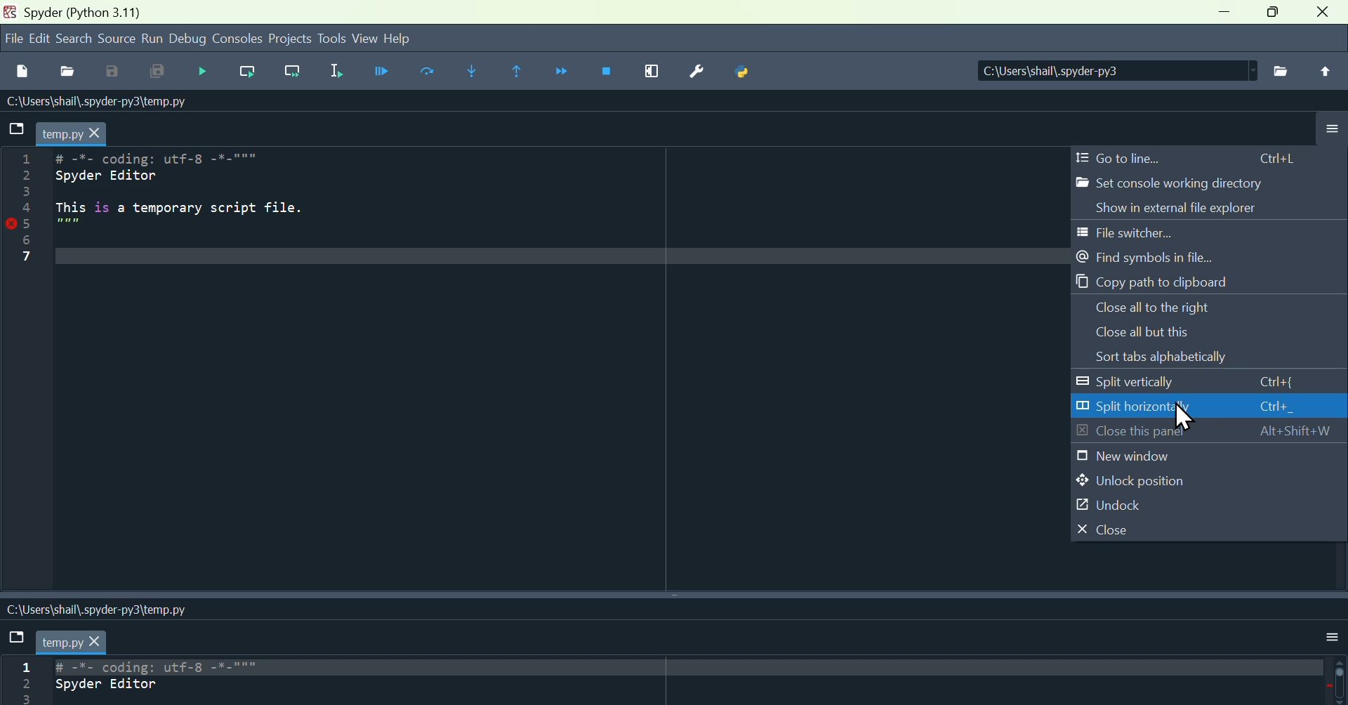  What do you see at coordinates (119, 73) in the screenshot?
I see `Save as` at bounding box center [119, 73].